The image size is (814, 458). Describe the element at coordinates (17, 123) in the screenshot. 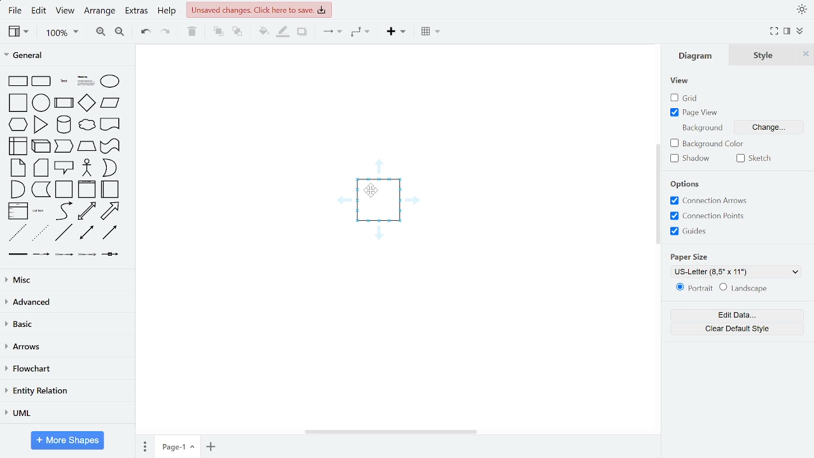

I see `general shapes` at that location.